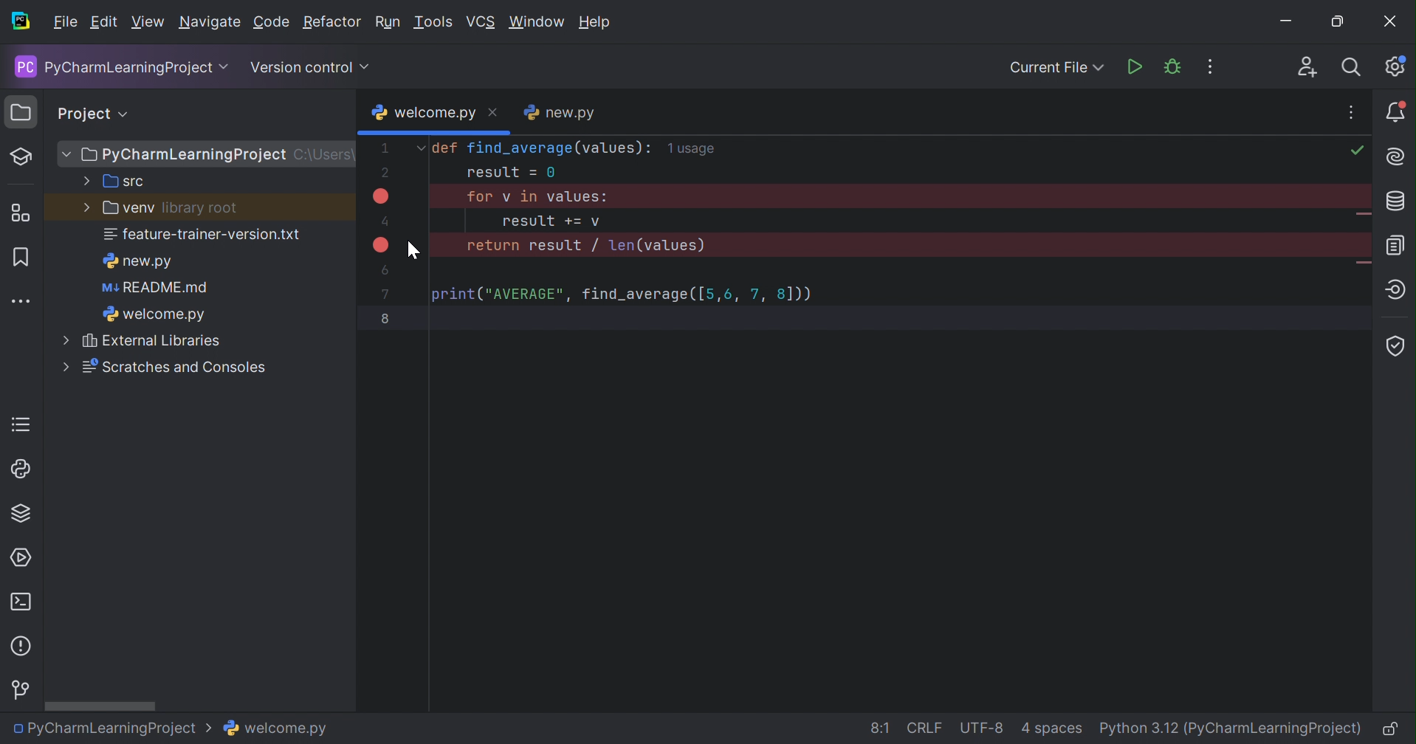 This screenshot has height=744, width=1416. I want to click on Recent Files, Tab Actions and More, so click(1353, 113).